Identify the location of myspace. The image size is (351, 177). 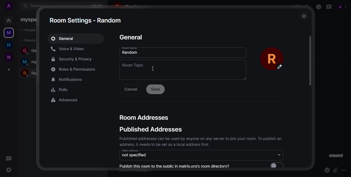
(31, 62).